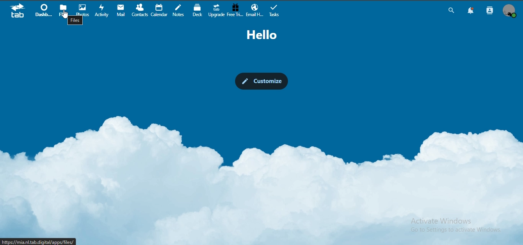 Image resolution: width=523 pixels, height=245 pixels. What do you see at coordinates (471, 11) in the screenshot?
I see `notifications` at bounding box center [471, 11].